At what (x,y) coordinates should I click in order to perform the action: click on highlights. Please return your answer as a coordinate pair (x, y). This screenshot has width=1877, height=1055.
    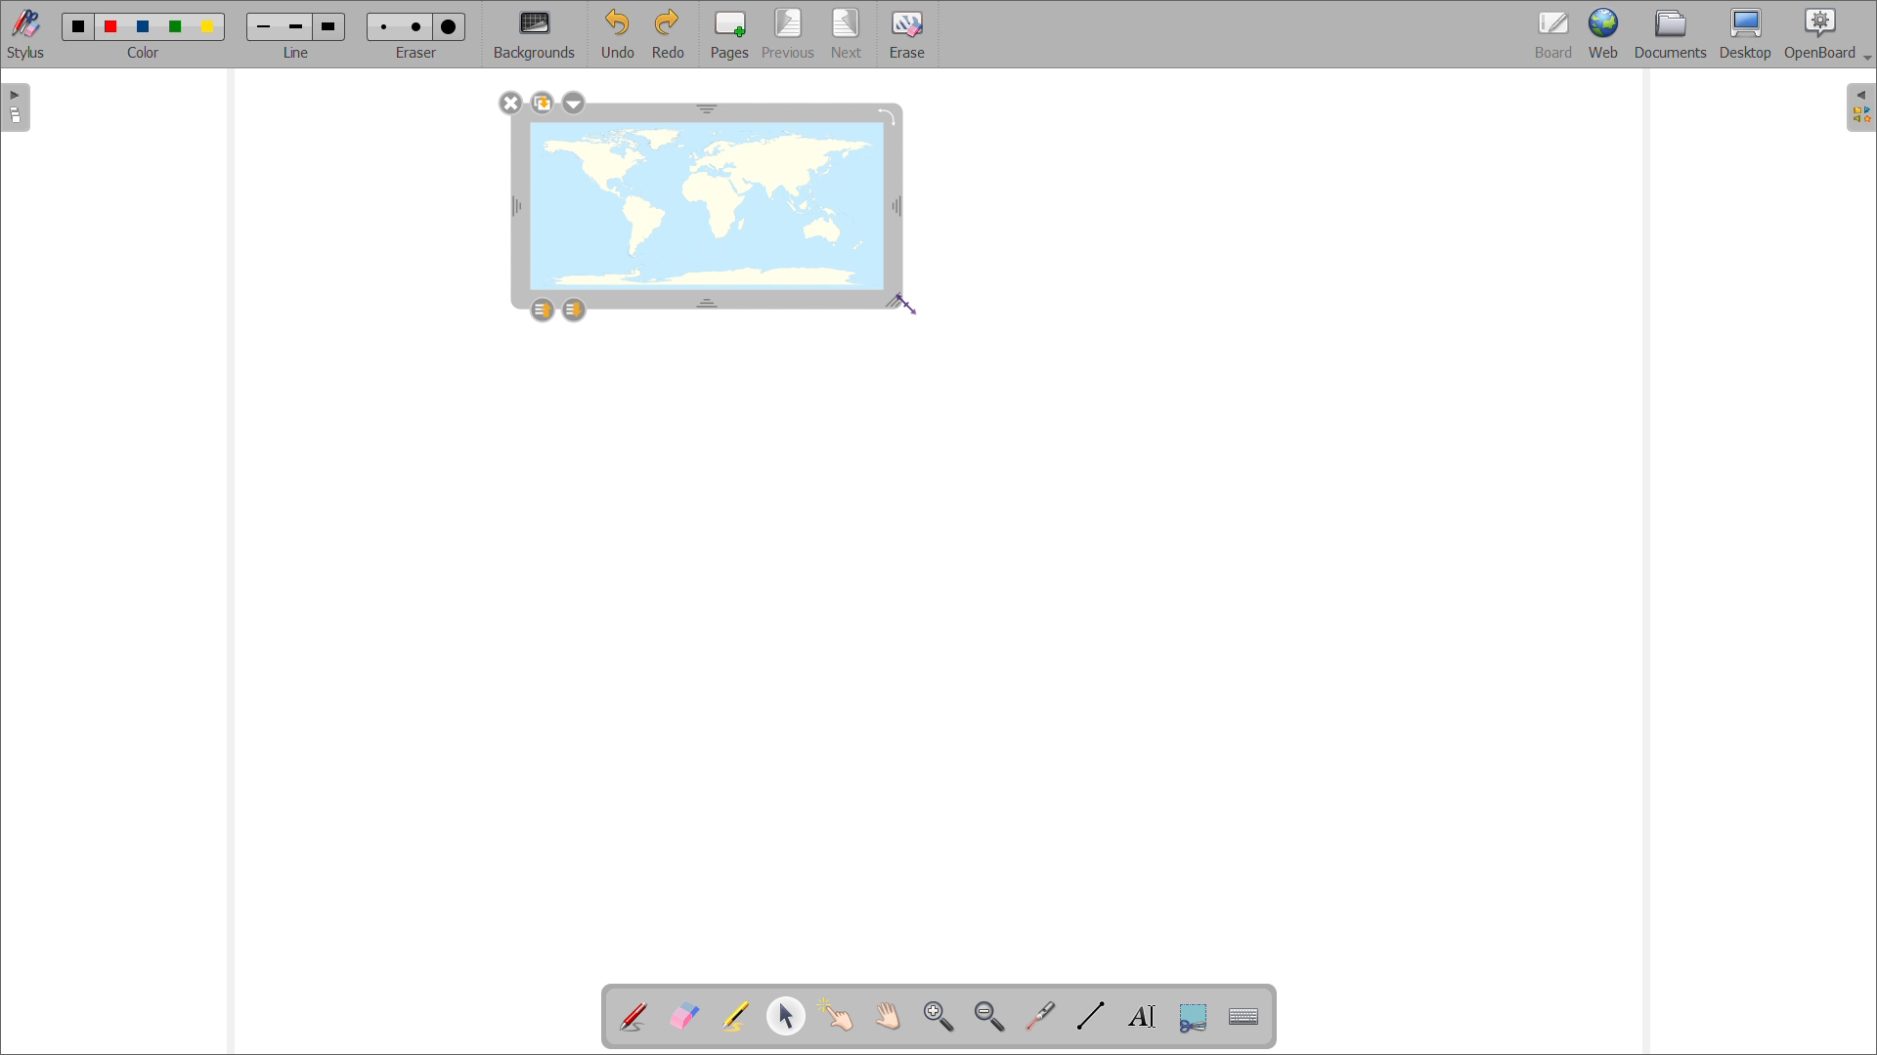
    Looking at the image, I should click on (735, 1018).